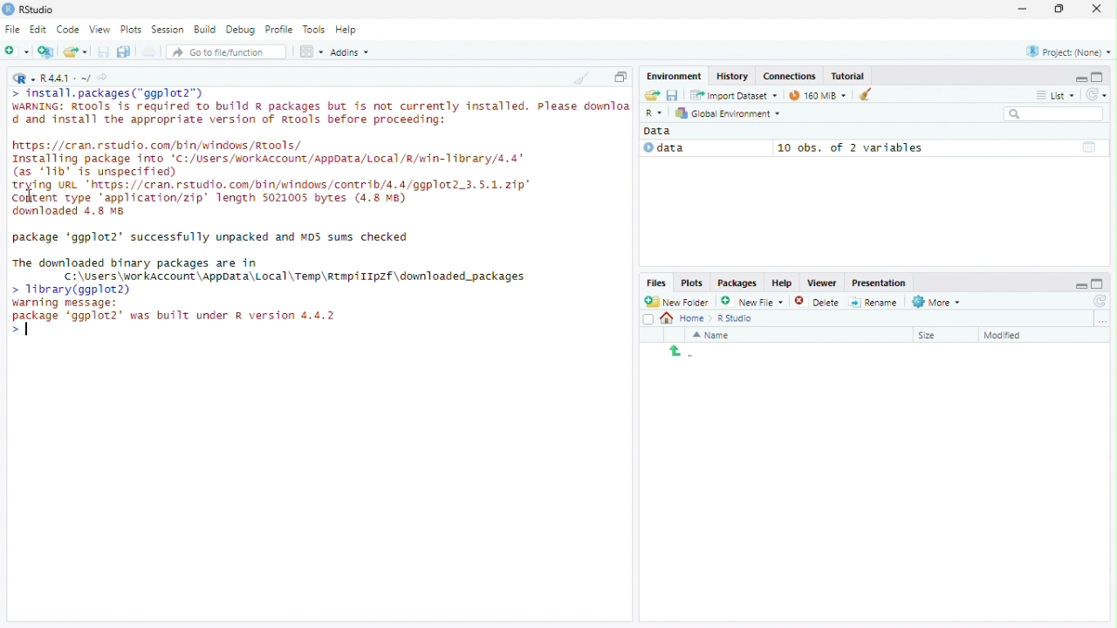 The image size is (1117, 628). What do you see at coordinates (350, 51) in the screenshot?
I see `Addins` at bounding box center [350, 51].